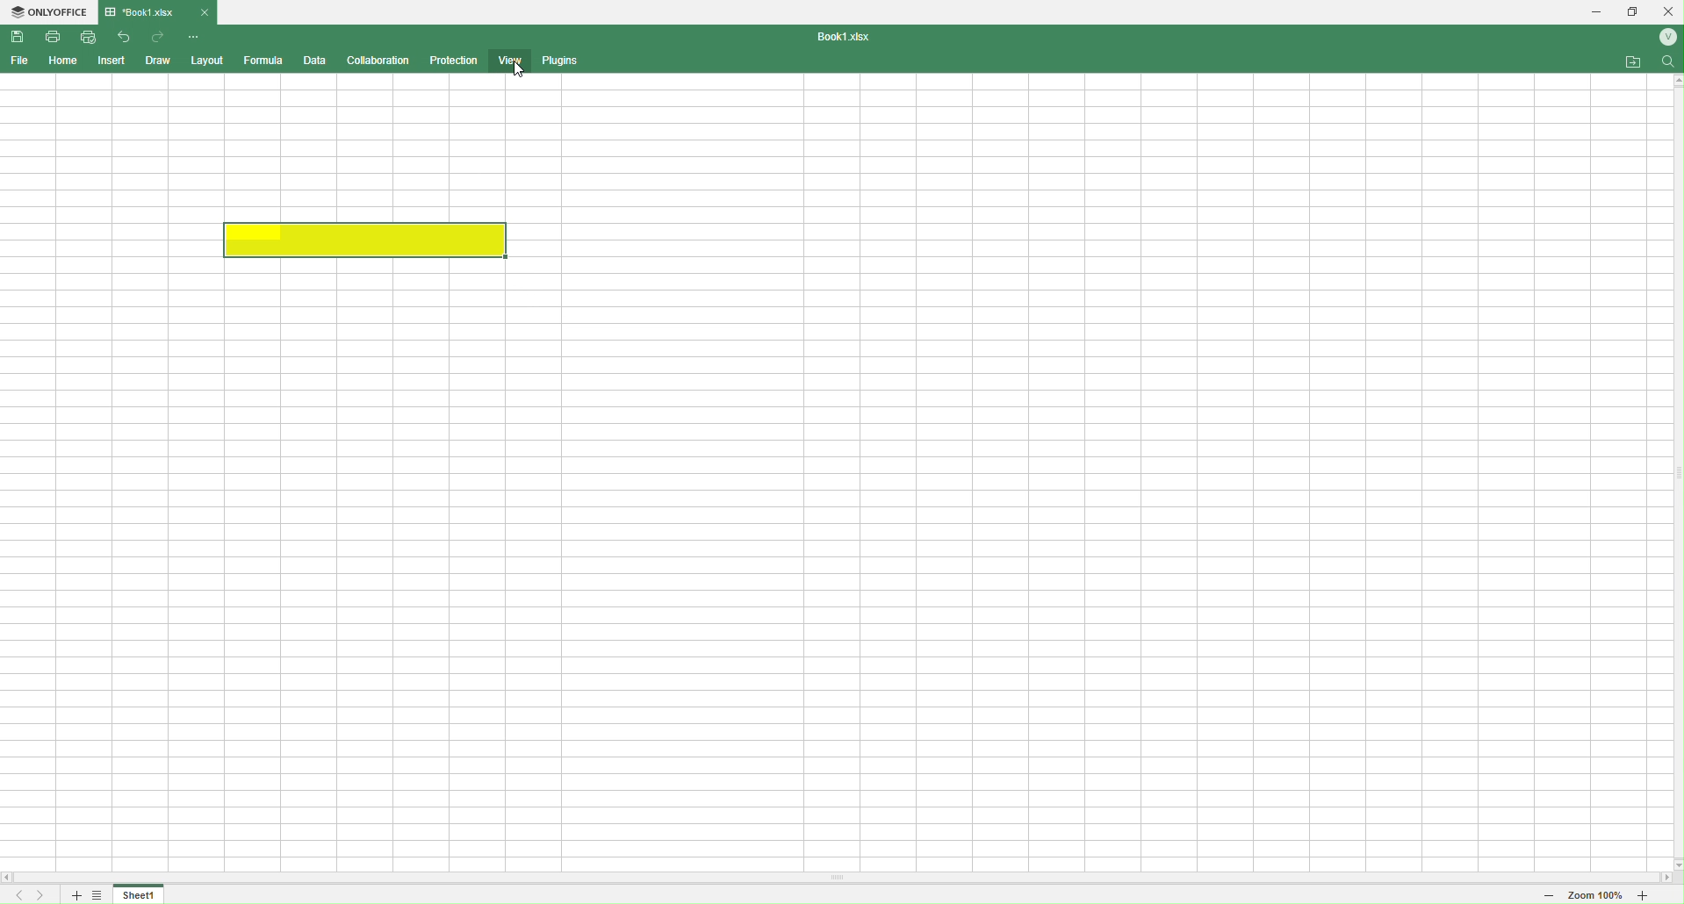 The width and height of the screenshot is (1684, 904). What do you see at coordinates (509, 62) in the screenshot?
I see `View` at bounding box center [509, 62].